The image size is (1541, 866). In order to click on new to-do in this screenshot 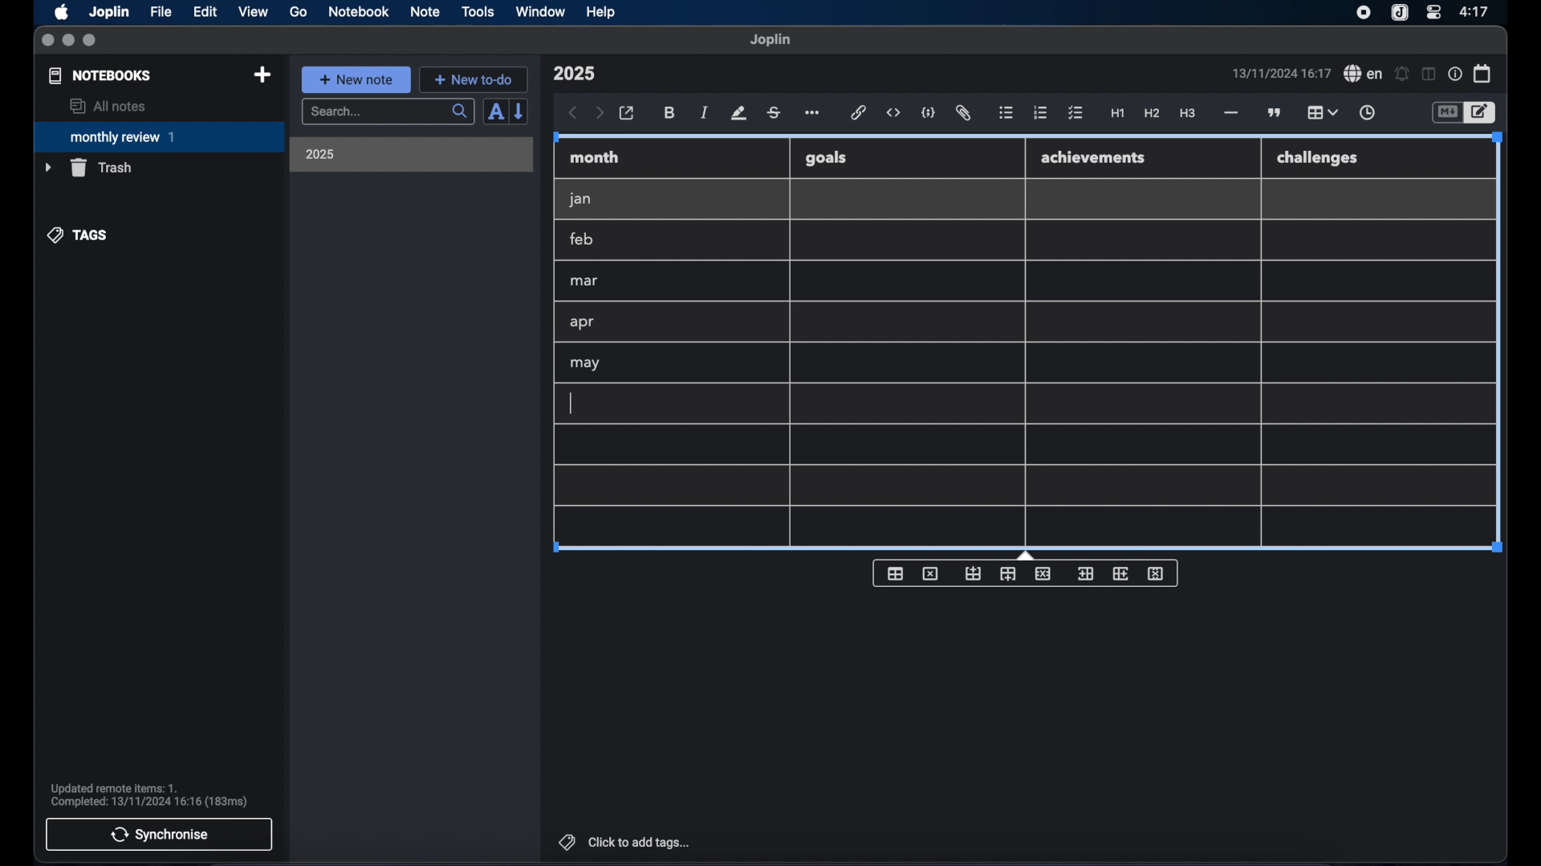, I will do `click(474, 79)`.